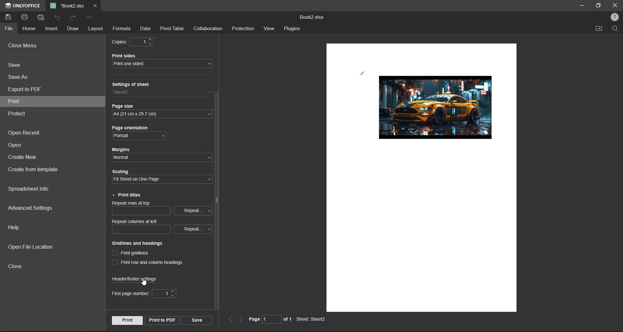 The image size is (623, 332). I want to click on close tab, so click(94, 6).